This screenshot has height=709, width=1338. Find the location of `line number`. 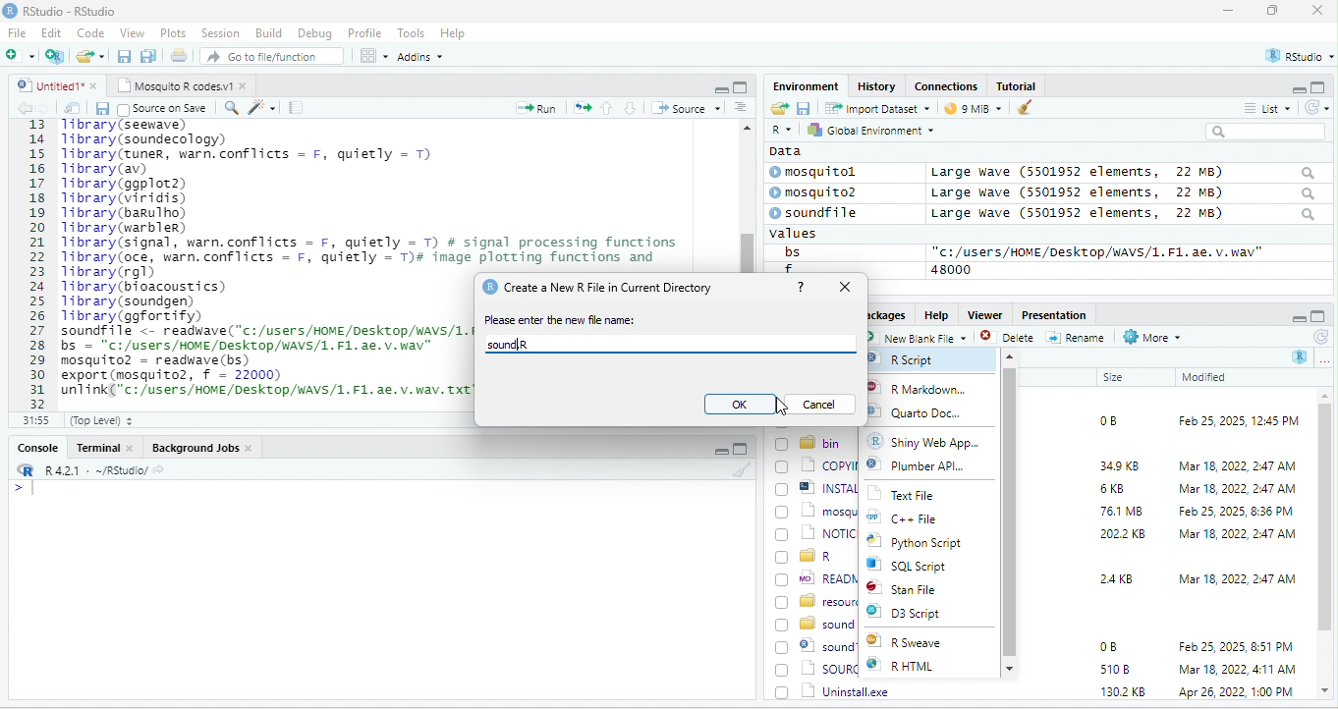

line number is located at coordinates (39, 263).